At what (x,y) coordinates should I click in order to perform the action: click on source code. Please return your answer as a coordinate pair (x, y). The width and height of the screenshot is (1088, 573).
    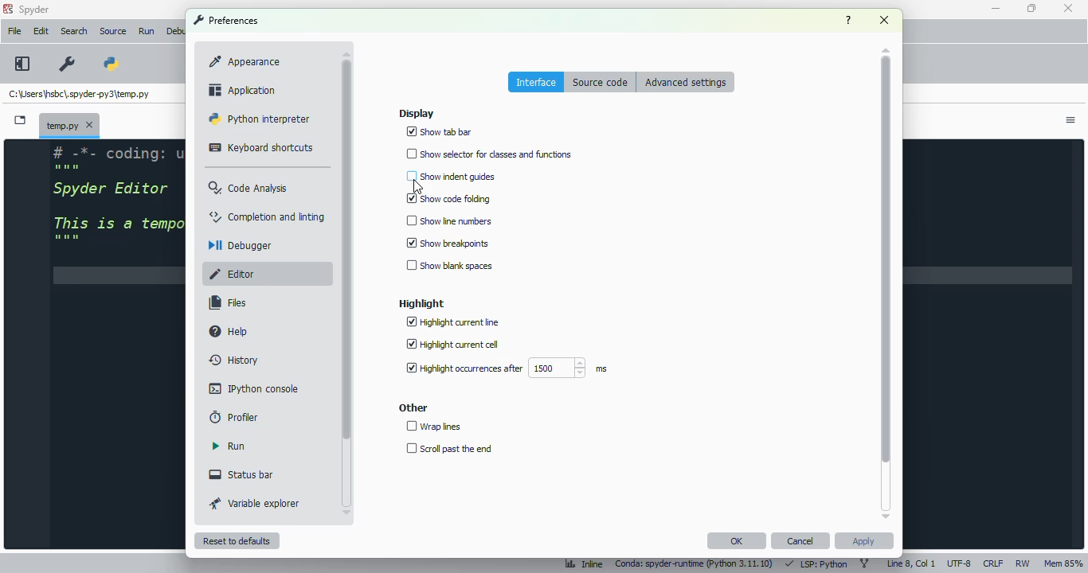
    Looking at the image, I should click on (601, 82).